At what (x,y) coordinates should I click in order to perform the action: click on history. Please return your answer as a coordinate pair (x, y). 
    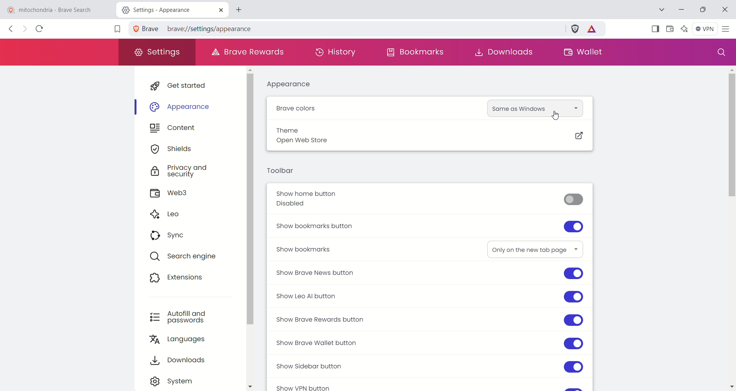
    Looking at the image, I should click on (337, 54).